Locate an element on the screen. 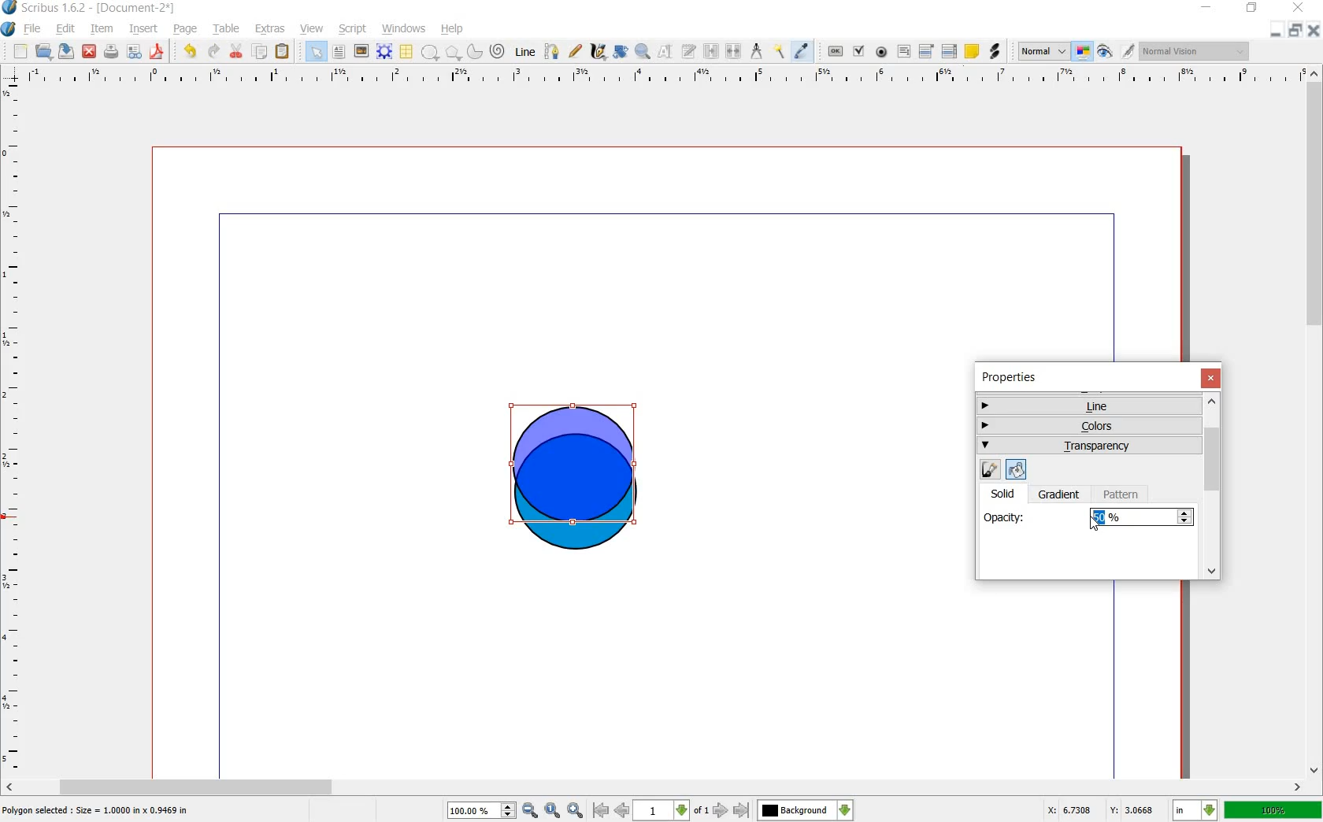 The height and width of the screenshot is (822, 1323). scrollbar is located at coordinates (1214, 487).